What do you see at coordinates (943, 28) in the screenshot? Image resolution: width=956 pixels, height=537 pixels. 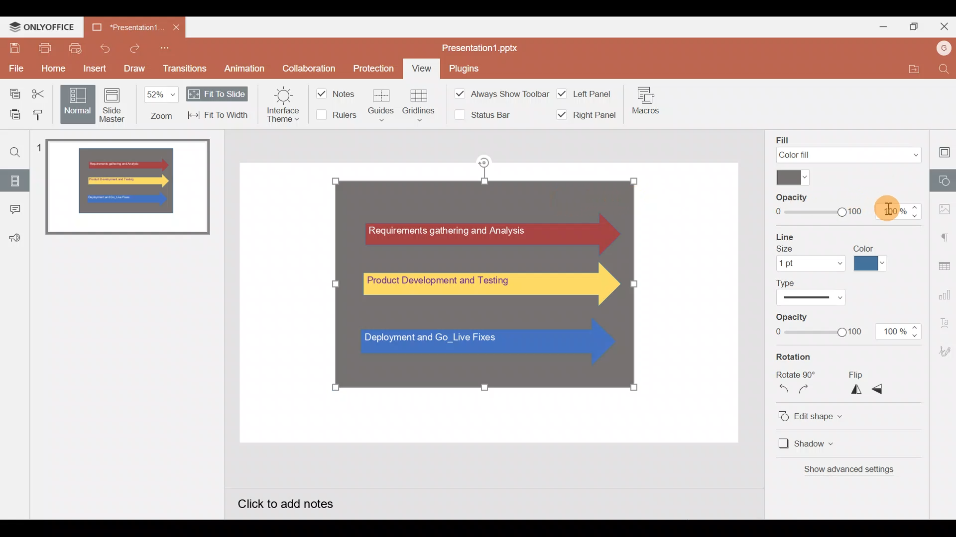 I see `Close` at bounding box center [943, 28].